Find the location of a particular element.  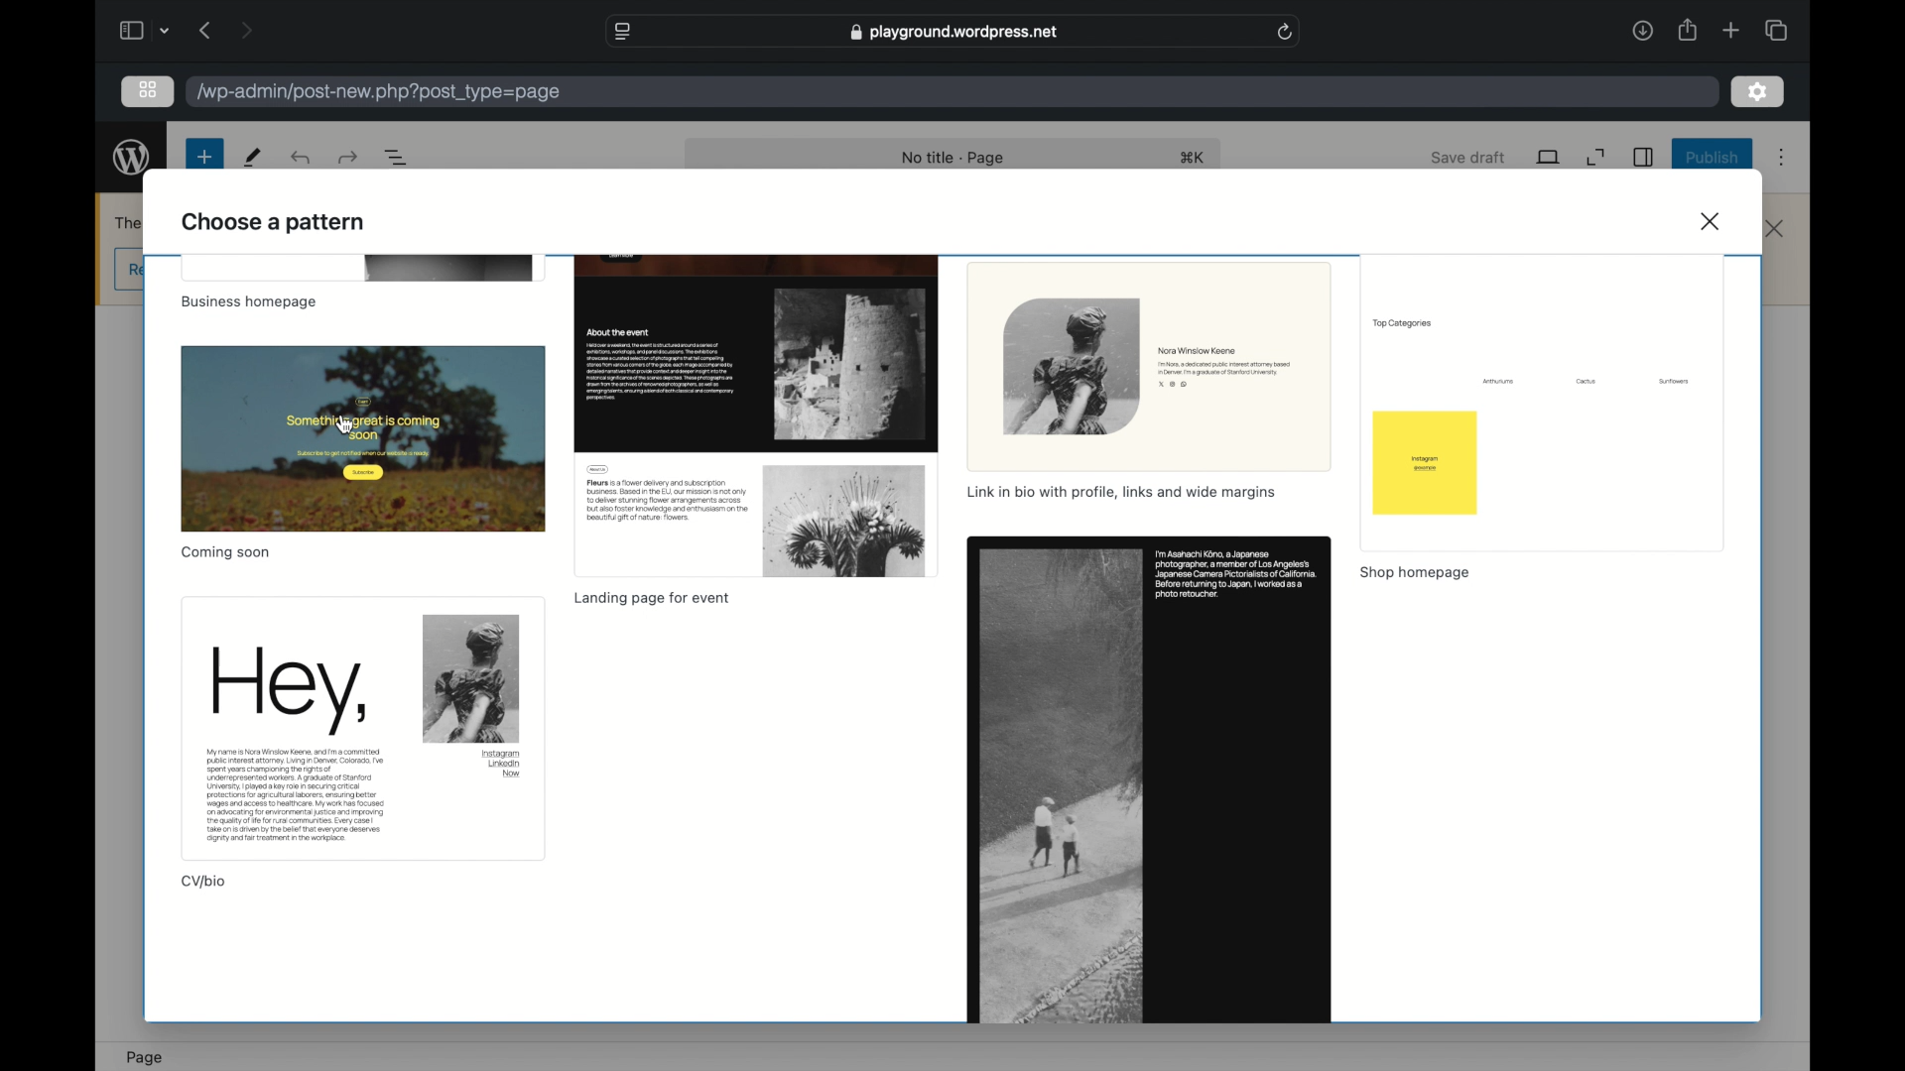

preview is located at coordinates (361, 729).